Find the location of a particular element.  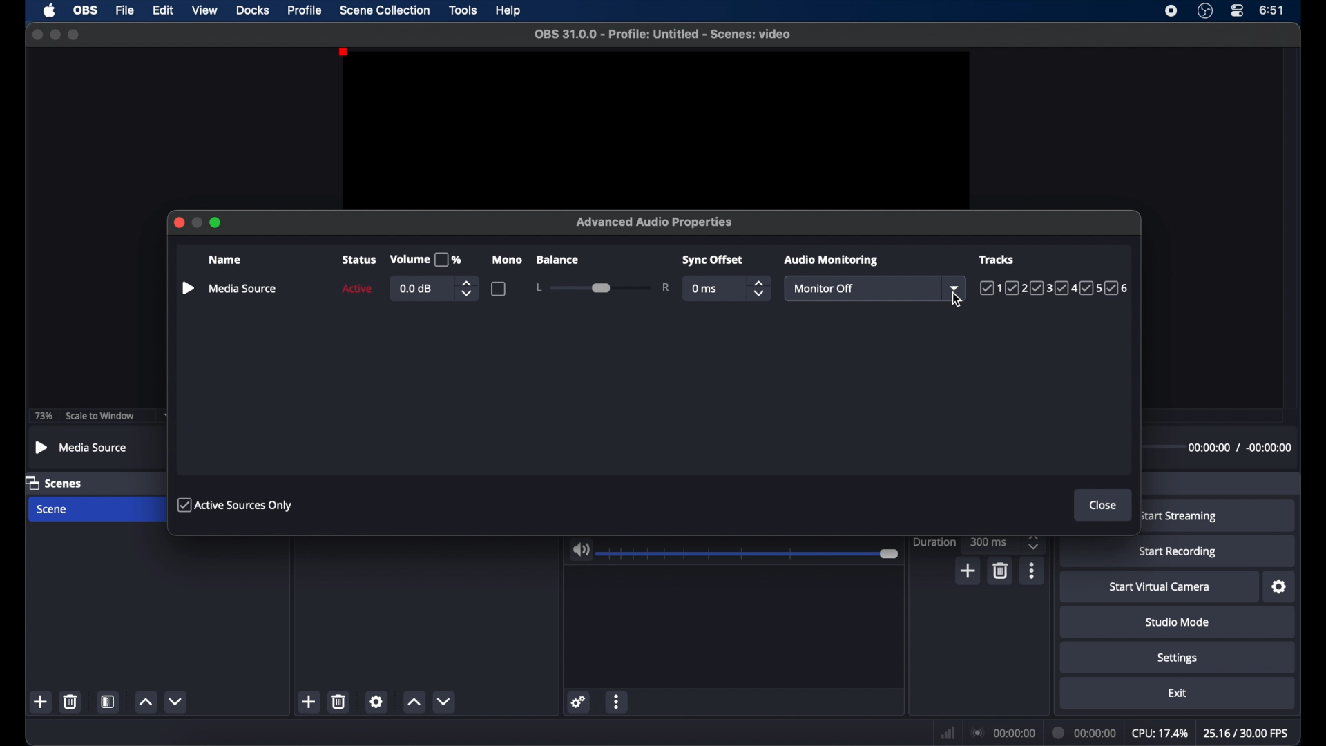

scenes is located at coordinates (55, 482).